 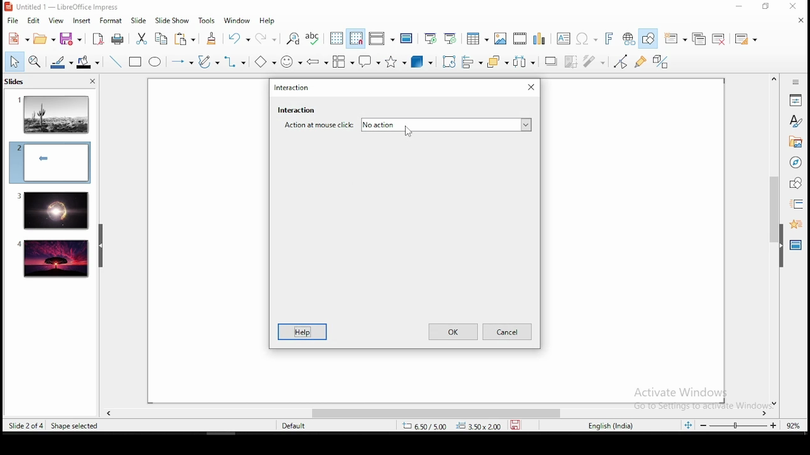 What do you see at coordinates (237, 20) in the screenshot?
I see `window` at bounding box center [237, 20].